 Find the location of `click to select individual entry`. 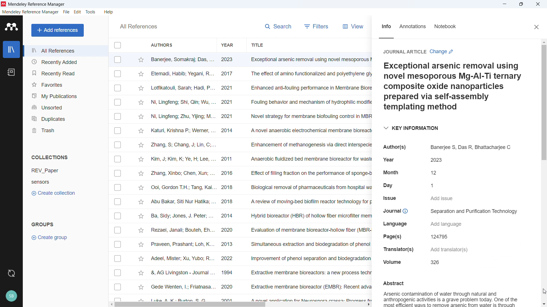

click to select individual entry is located at coordinates (118, 74).